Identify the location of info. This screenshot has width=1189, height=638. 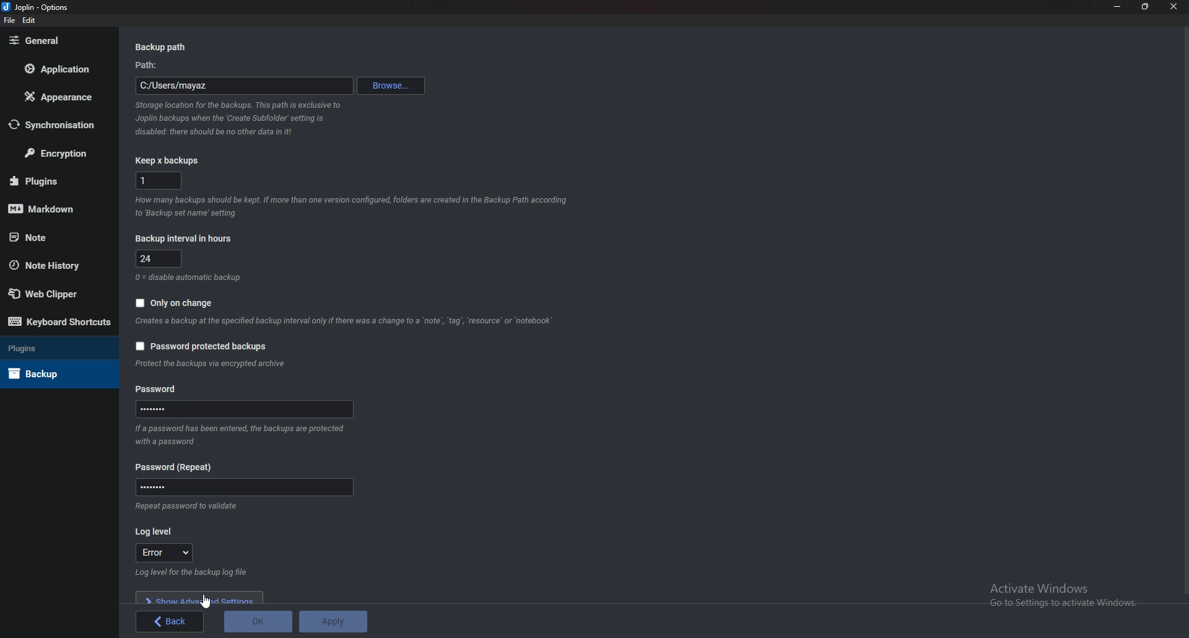
(192, 572).